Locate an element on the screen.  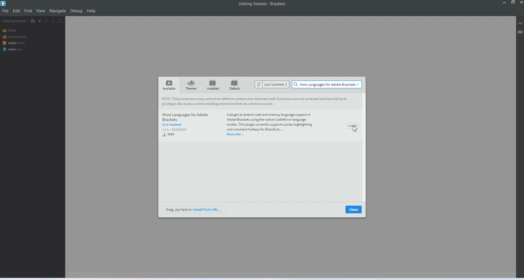
And more language for adobe brackets is located at coordinates (186, 116).